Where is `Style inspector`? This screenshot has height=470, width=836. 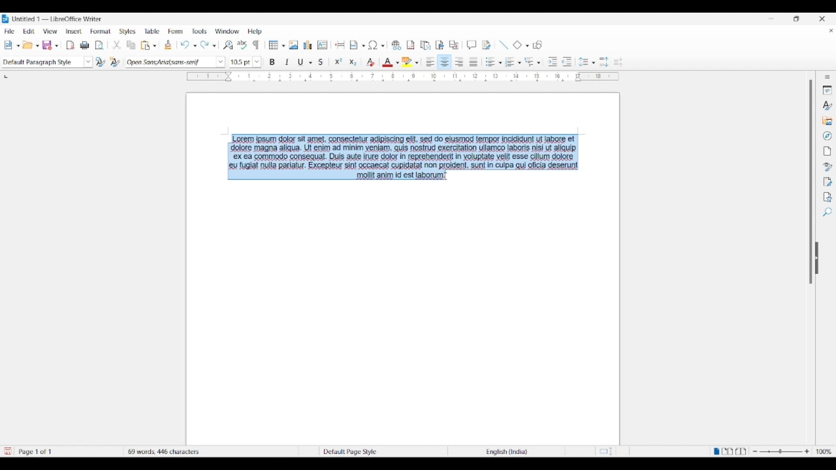
Style inspector is located at coordinates (827, 167).